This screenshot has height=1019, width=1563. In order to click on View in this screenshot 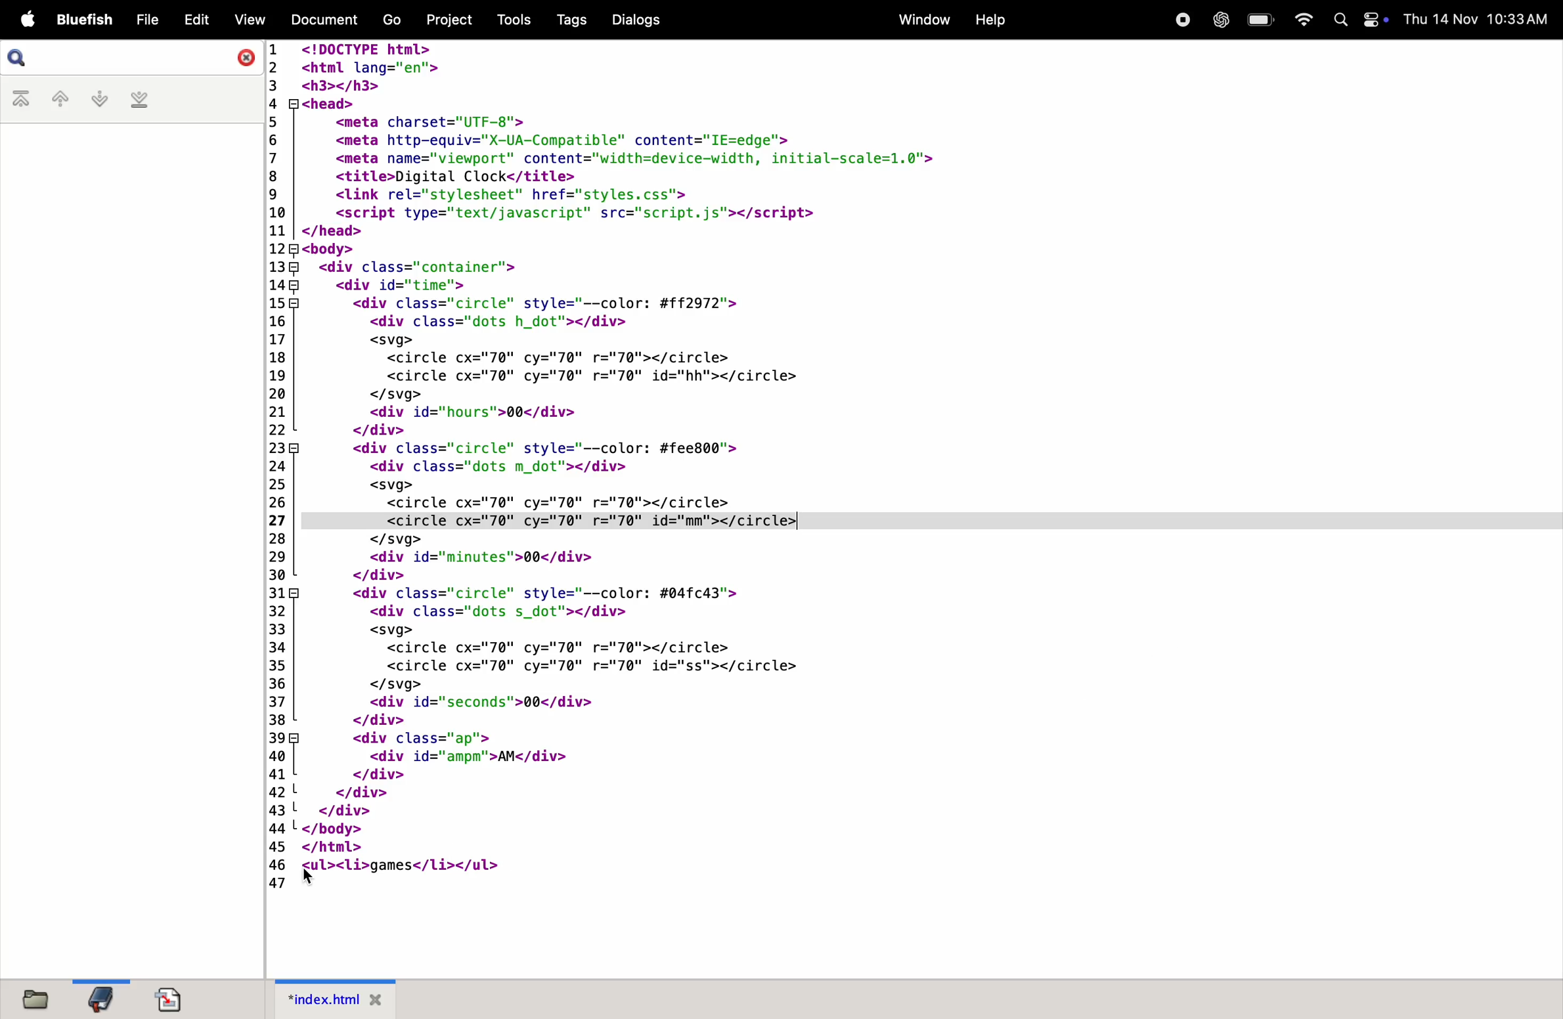, I will do `click(250, 20)`.